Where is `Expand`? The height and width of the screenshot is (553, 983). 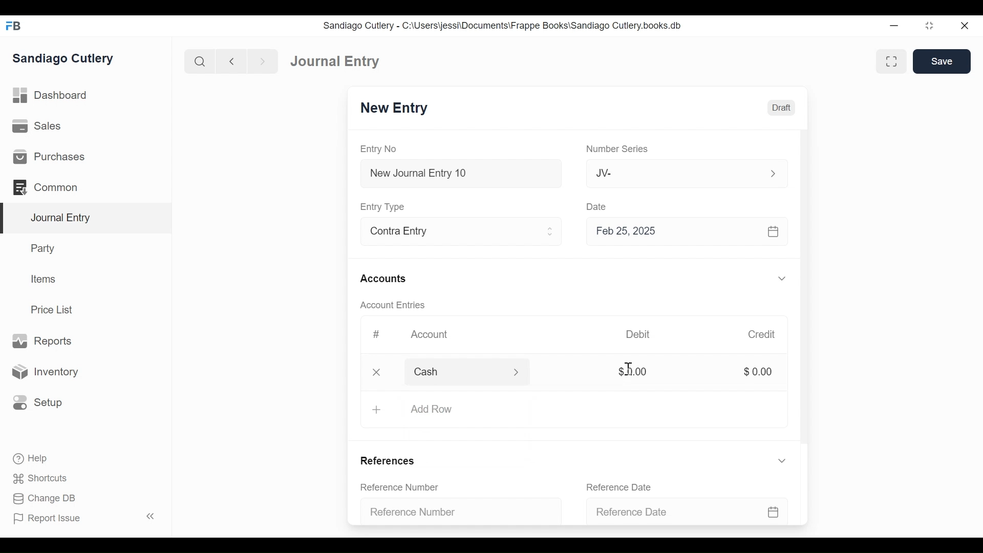
Expand is located at coordinates (551, 233).